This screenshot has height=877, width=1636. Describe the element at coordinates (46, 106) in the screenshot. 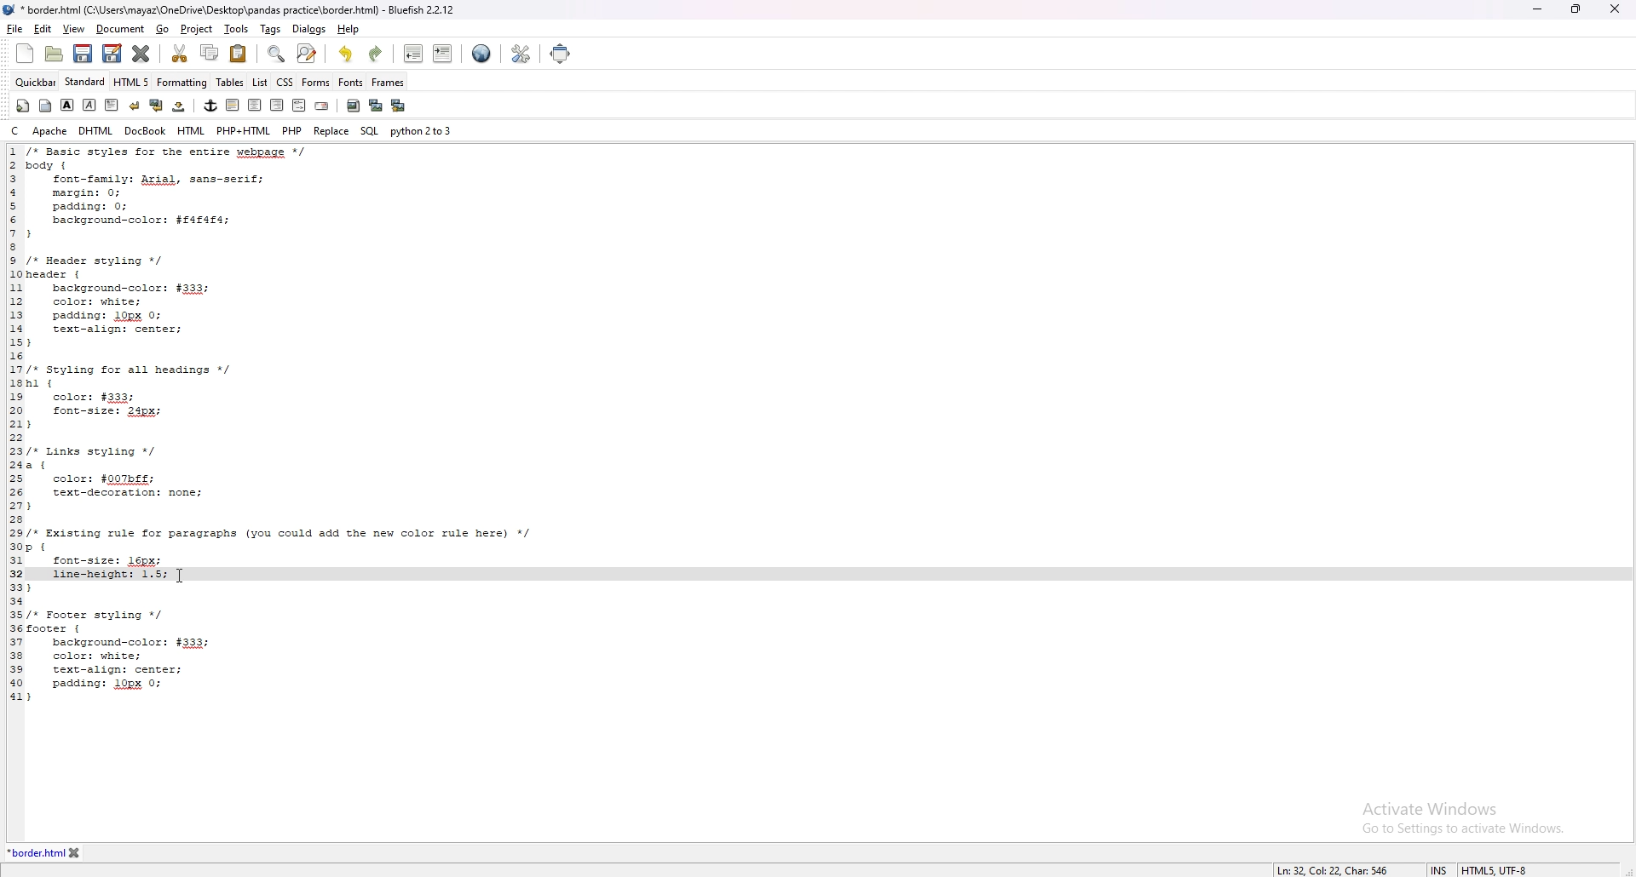

I see `body` at that location.